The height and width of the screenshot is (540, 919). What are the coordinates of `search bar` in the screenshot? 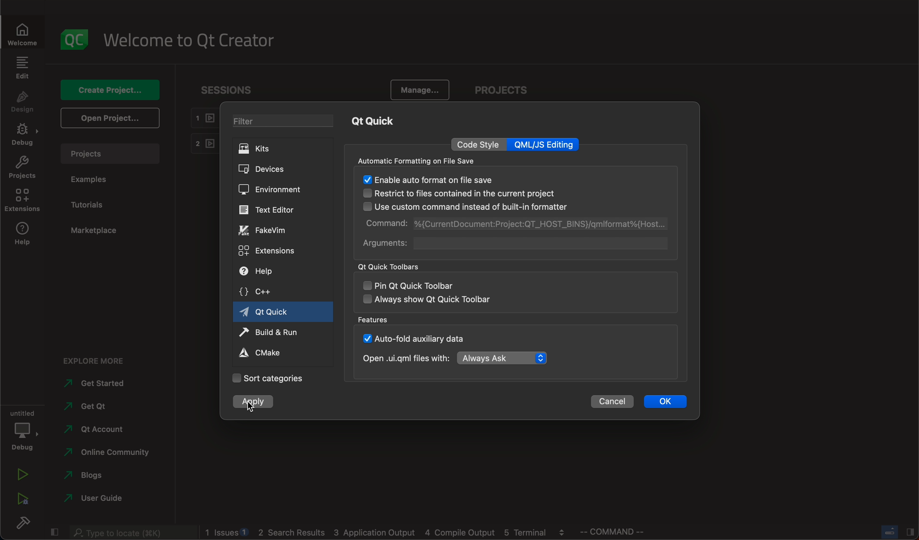 It's located at (133, 533).